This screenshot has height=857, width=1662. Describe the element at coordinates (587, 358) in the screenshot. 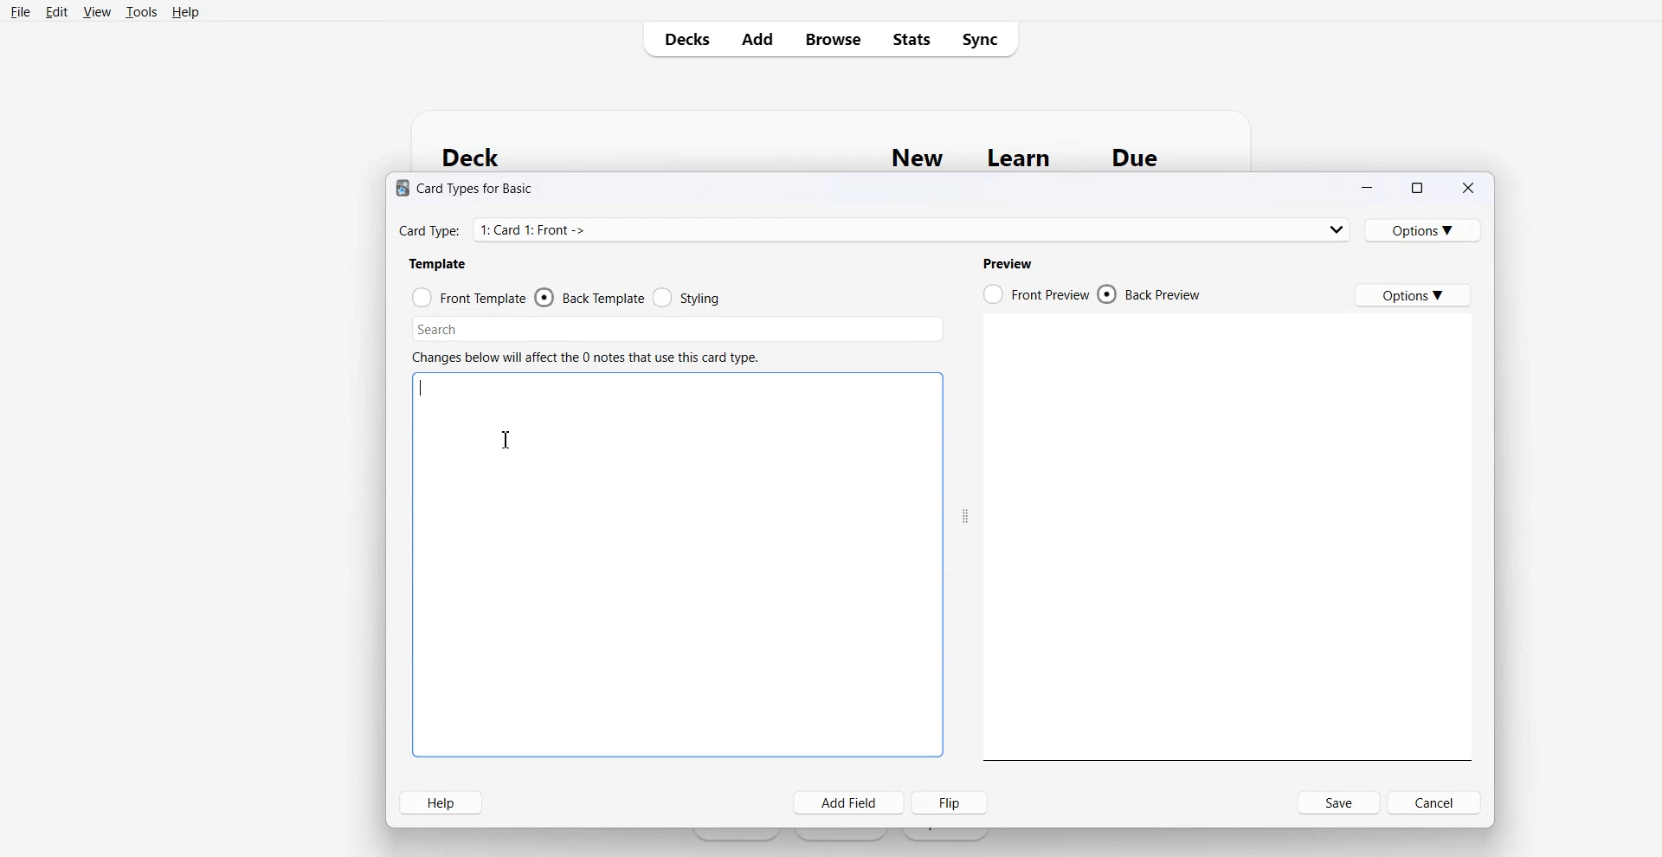

I see `Changes below will affect the 0 notes that use this card type.` at that location.